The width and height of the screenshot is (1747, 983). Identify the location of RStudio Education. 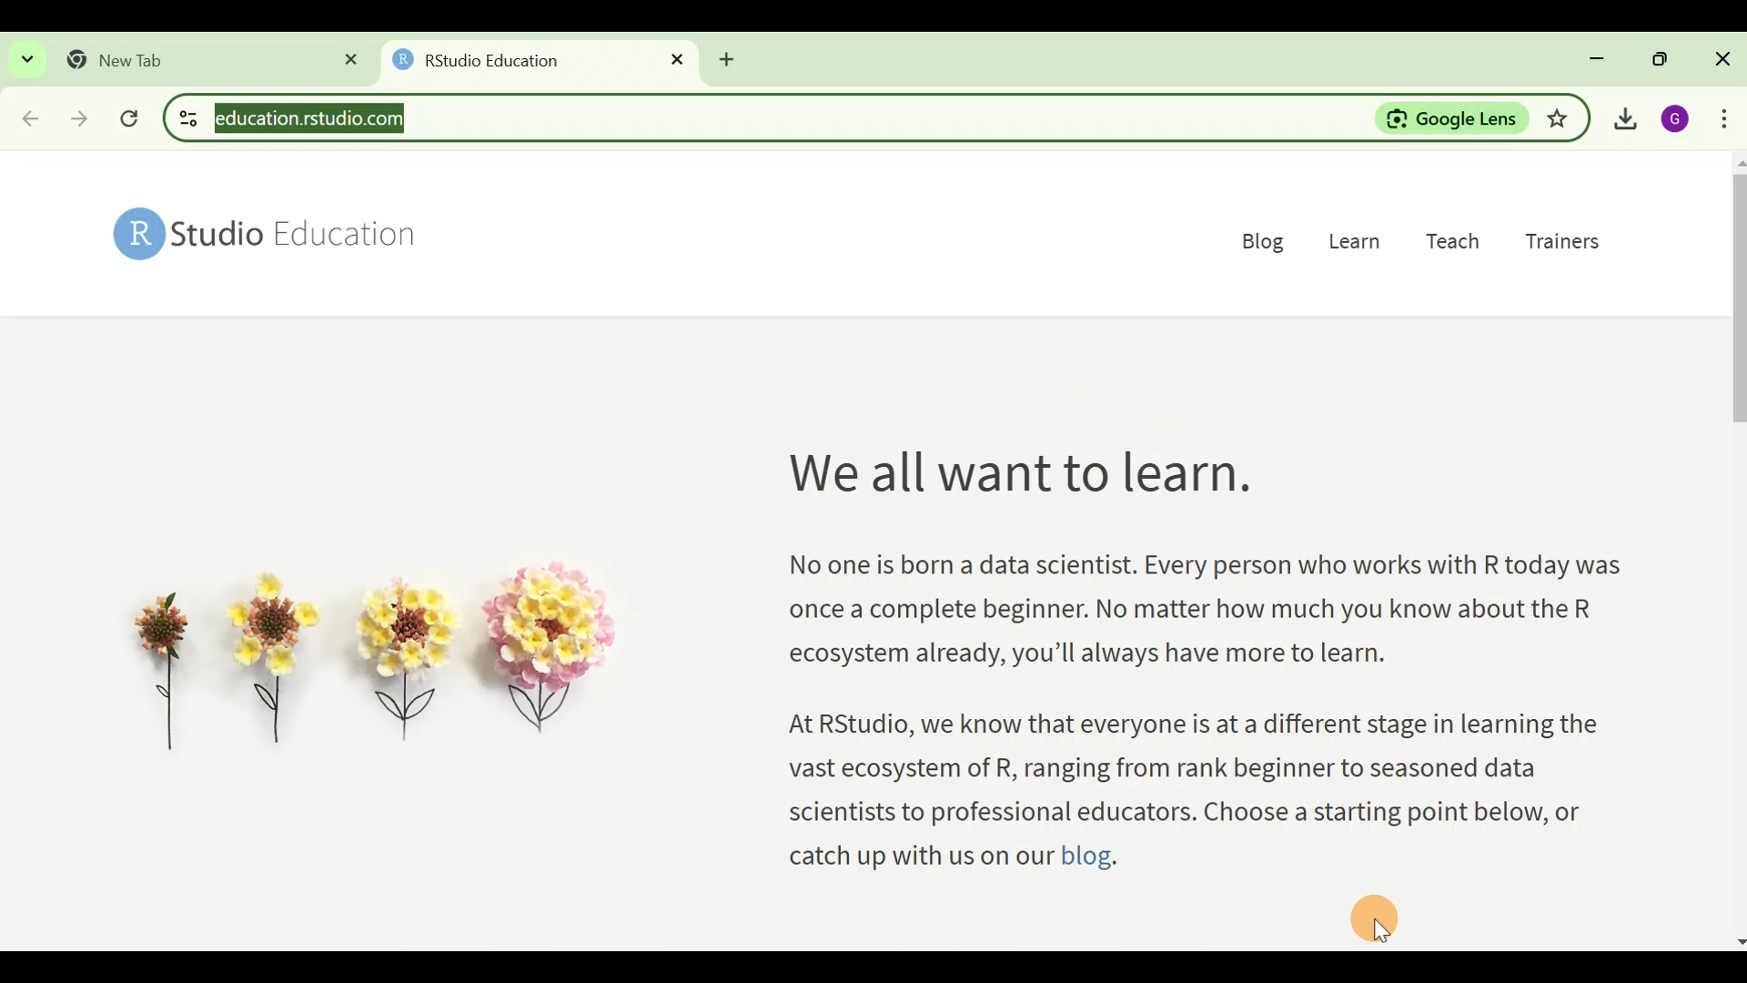
(275, 236).